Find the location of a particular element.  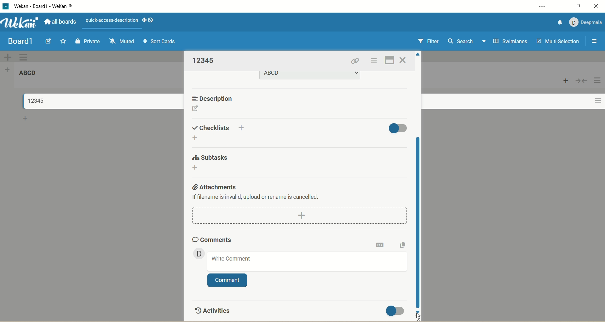

add is located at coordinates (243, 127).